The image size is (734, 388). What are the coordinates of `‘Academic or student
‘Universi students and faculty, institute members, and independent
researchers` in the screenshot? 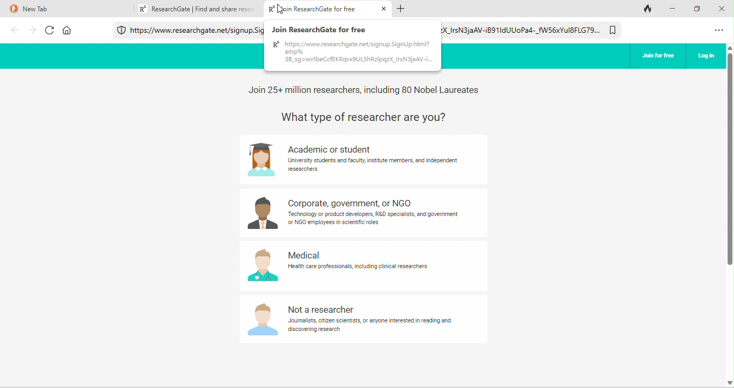 It's located at (372, 159).